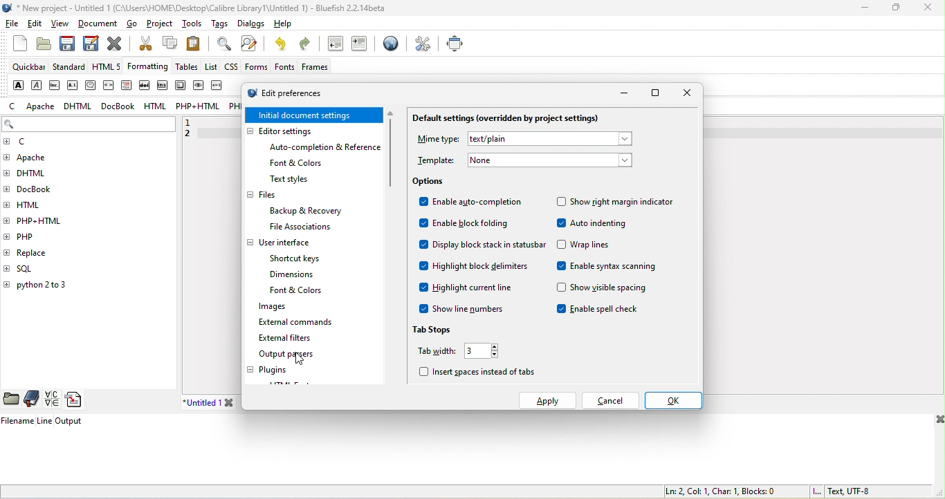 This screenshot has width=945, height=499. What do you see at coordinates (897, 9) in the screenshot?
I see `maximize` at bounding box center [897, 9].